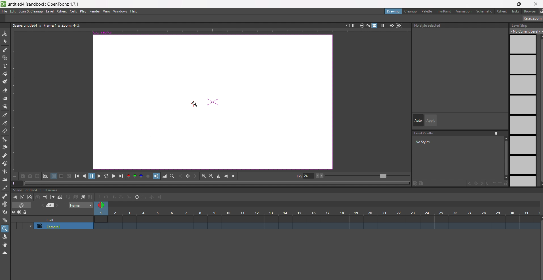 This screenshot has height=280, width=543. I want to click on Cursor, so click(194, 104).